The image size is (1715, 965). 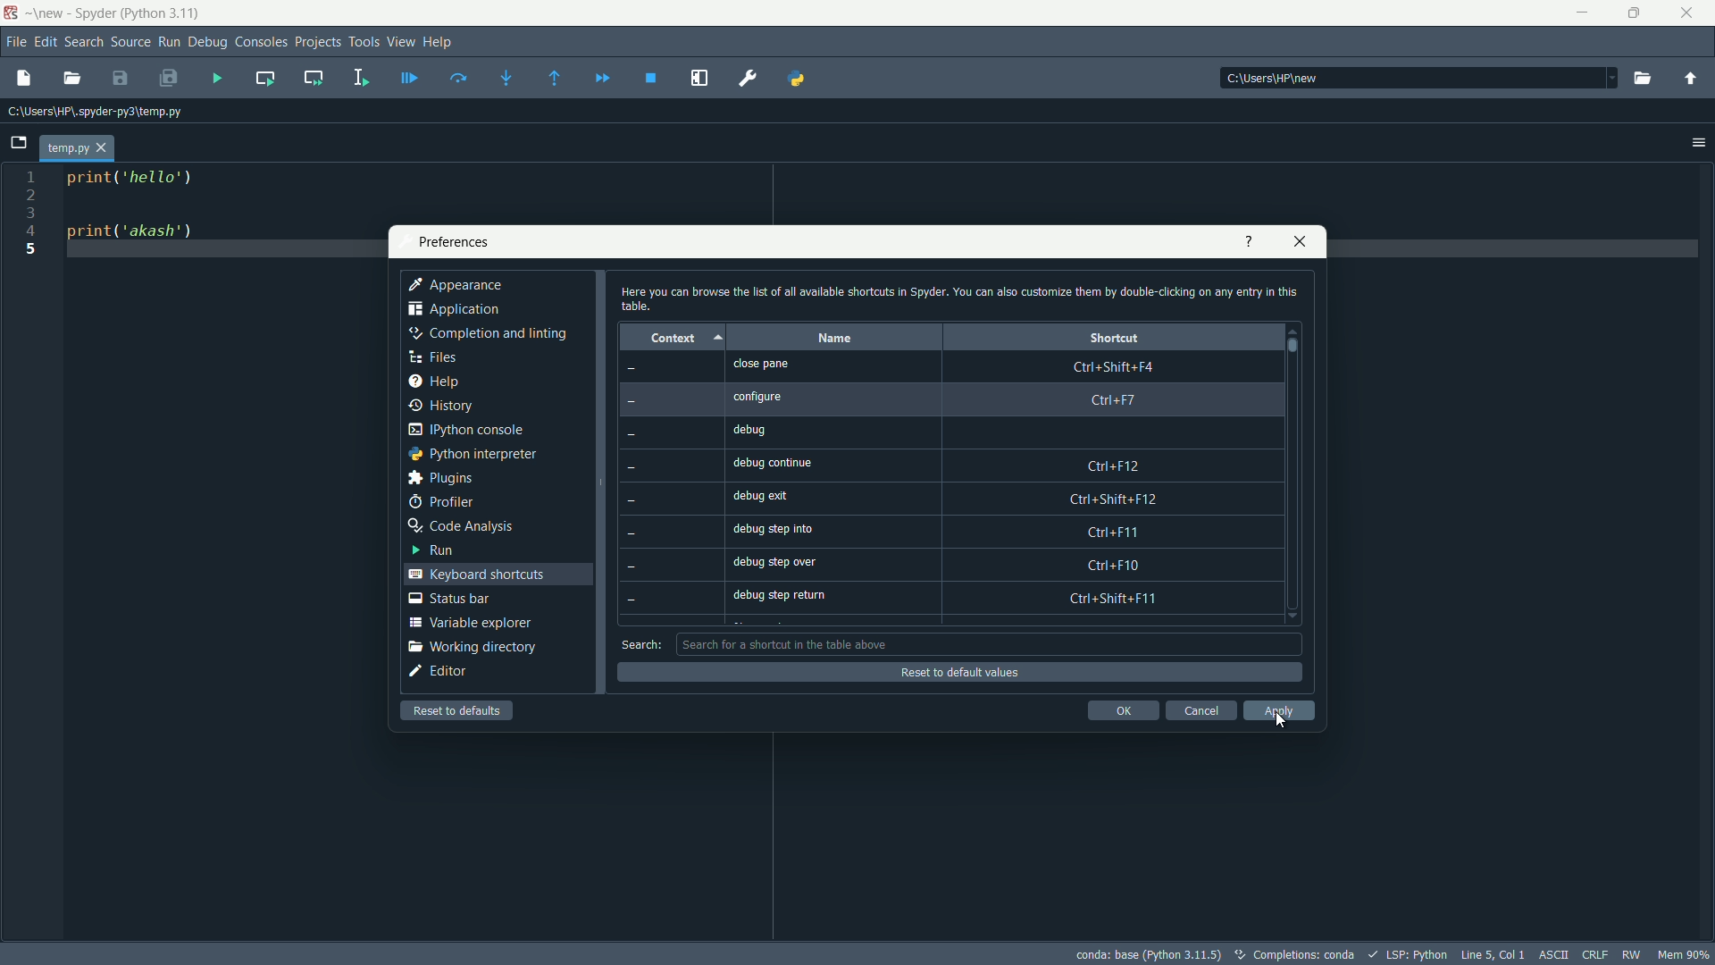 I want to click on run current cell, so click(x=264, y=77).